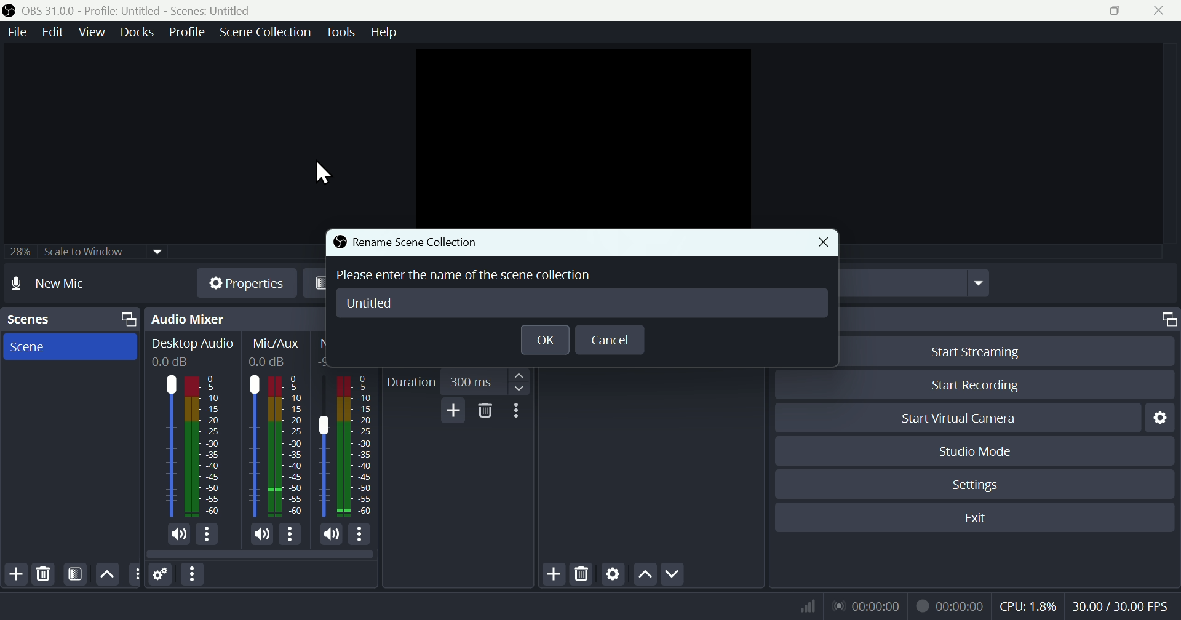 This screenshot has height=620, width=1181. Describe the element at coordinates (81, 253) in the screenshot. I see `25% scale to window` at that location.